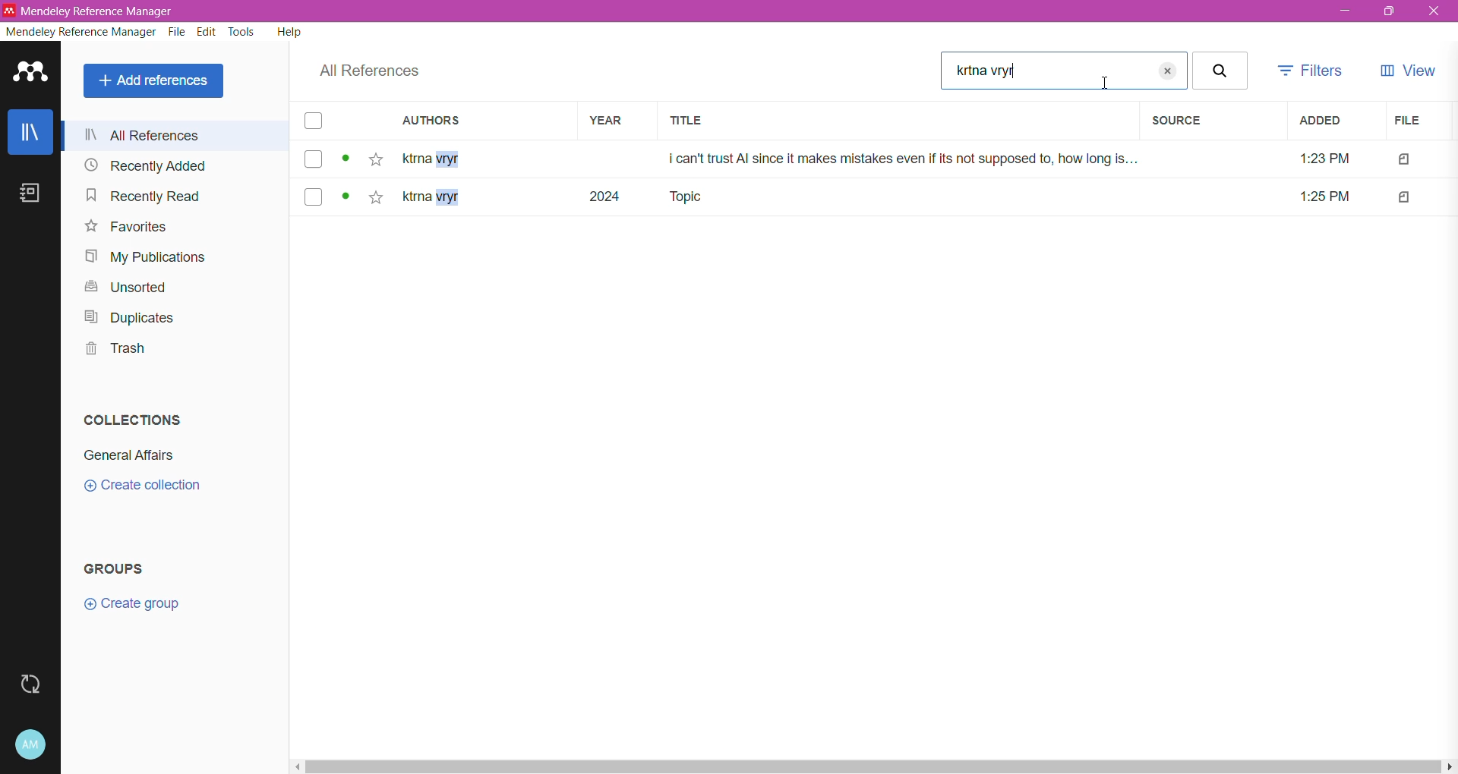 Image resolution: width=1458 pixels, height=774 pixels. Describe the element at coordinates (147, 487) in the screenshot. I see `Click to Create Collection` at that location.